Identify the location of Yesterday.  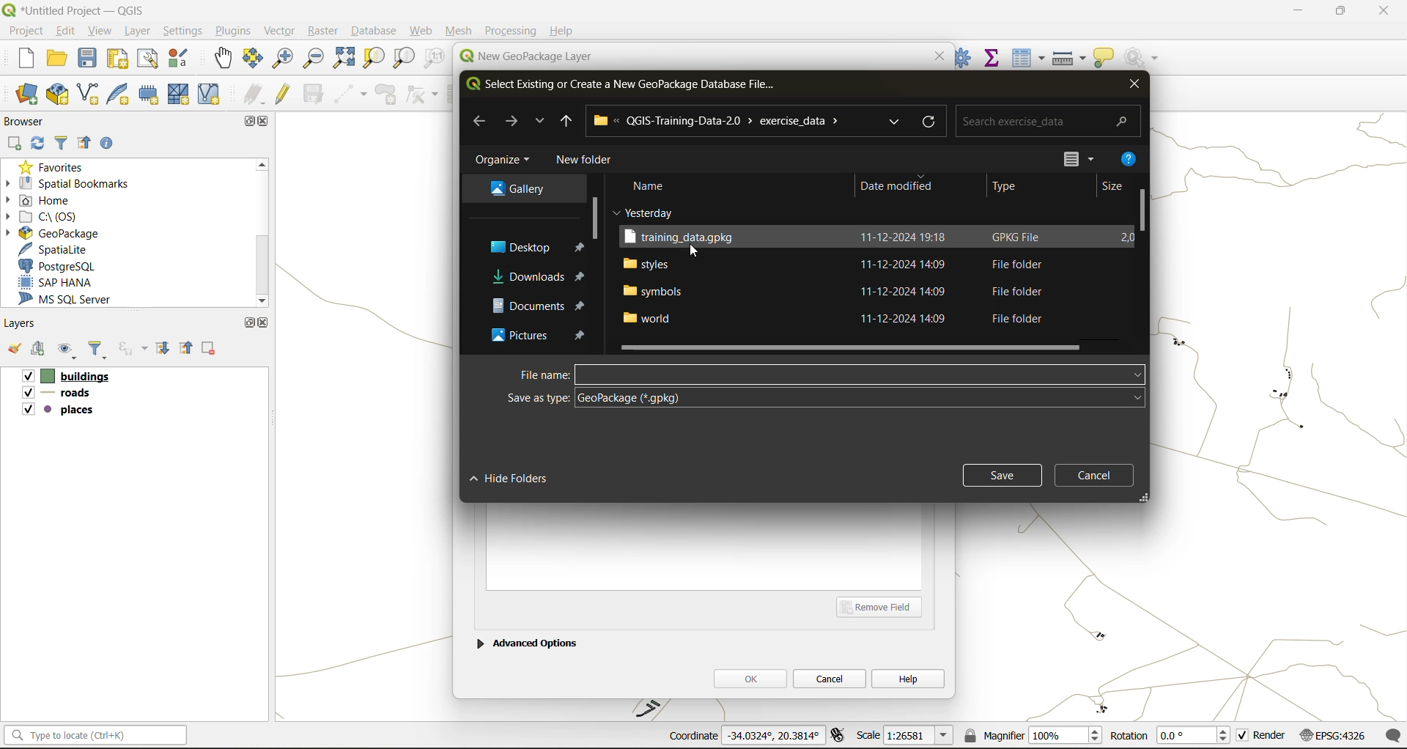
(637, 211).